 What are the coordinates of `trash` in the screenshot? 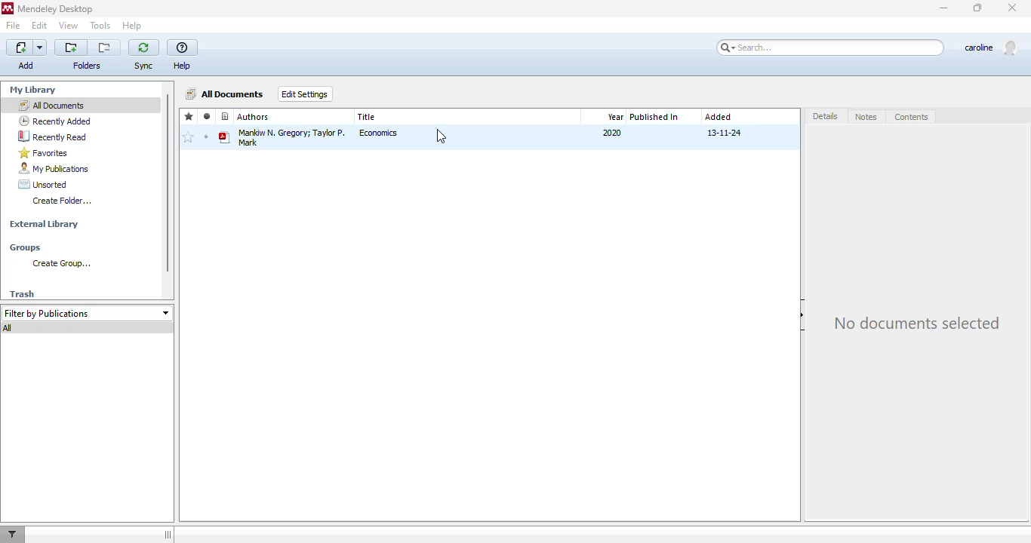 It's located at (23, 293).